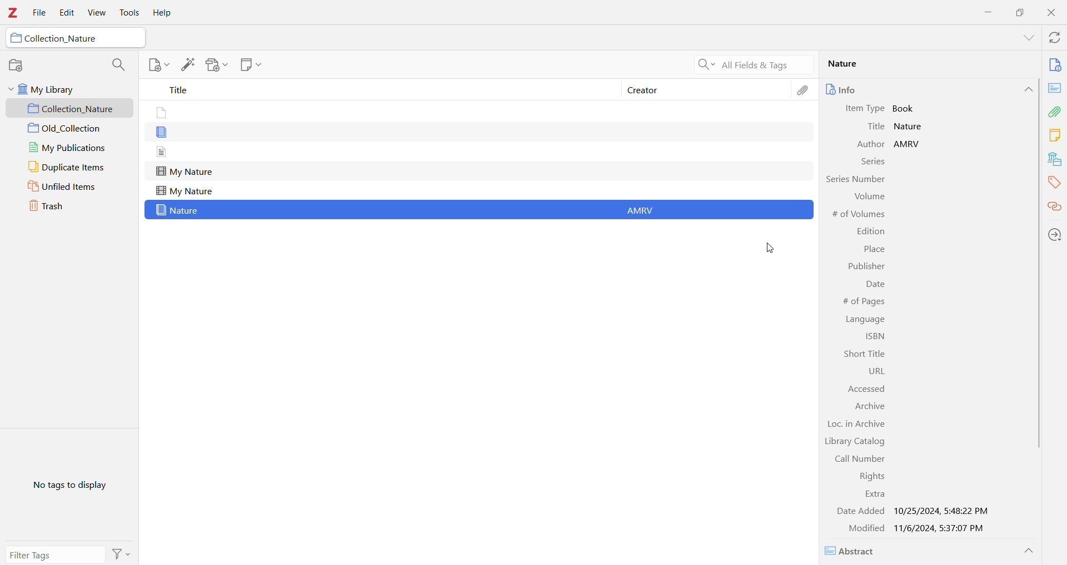 Image resolution: width=1067 pixels, height=565 pixels. What do you see at coordinates (870, 407) in the screenshot?
I see `Archive` at bounding box center [870, 407].